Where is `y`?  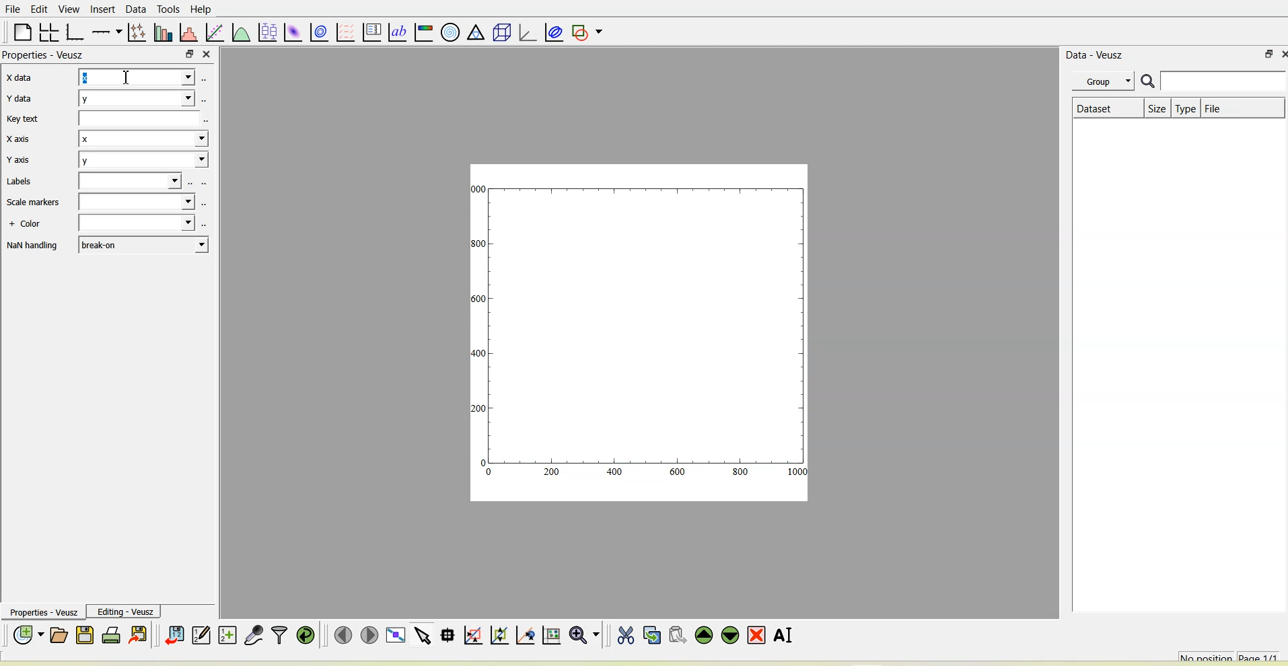 y is located at coordinates (143, 159).